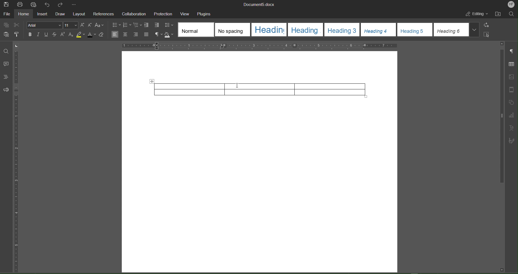 The width and height of the screenshot is (518, 274). I want to click on Erase Style, so click(102, 34).